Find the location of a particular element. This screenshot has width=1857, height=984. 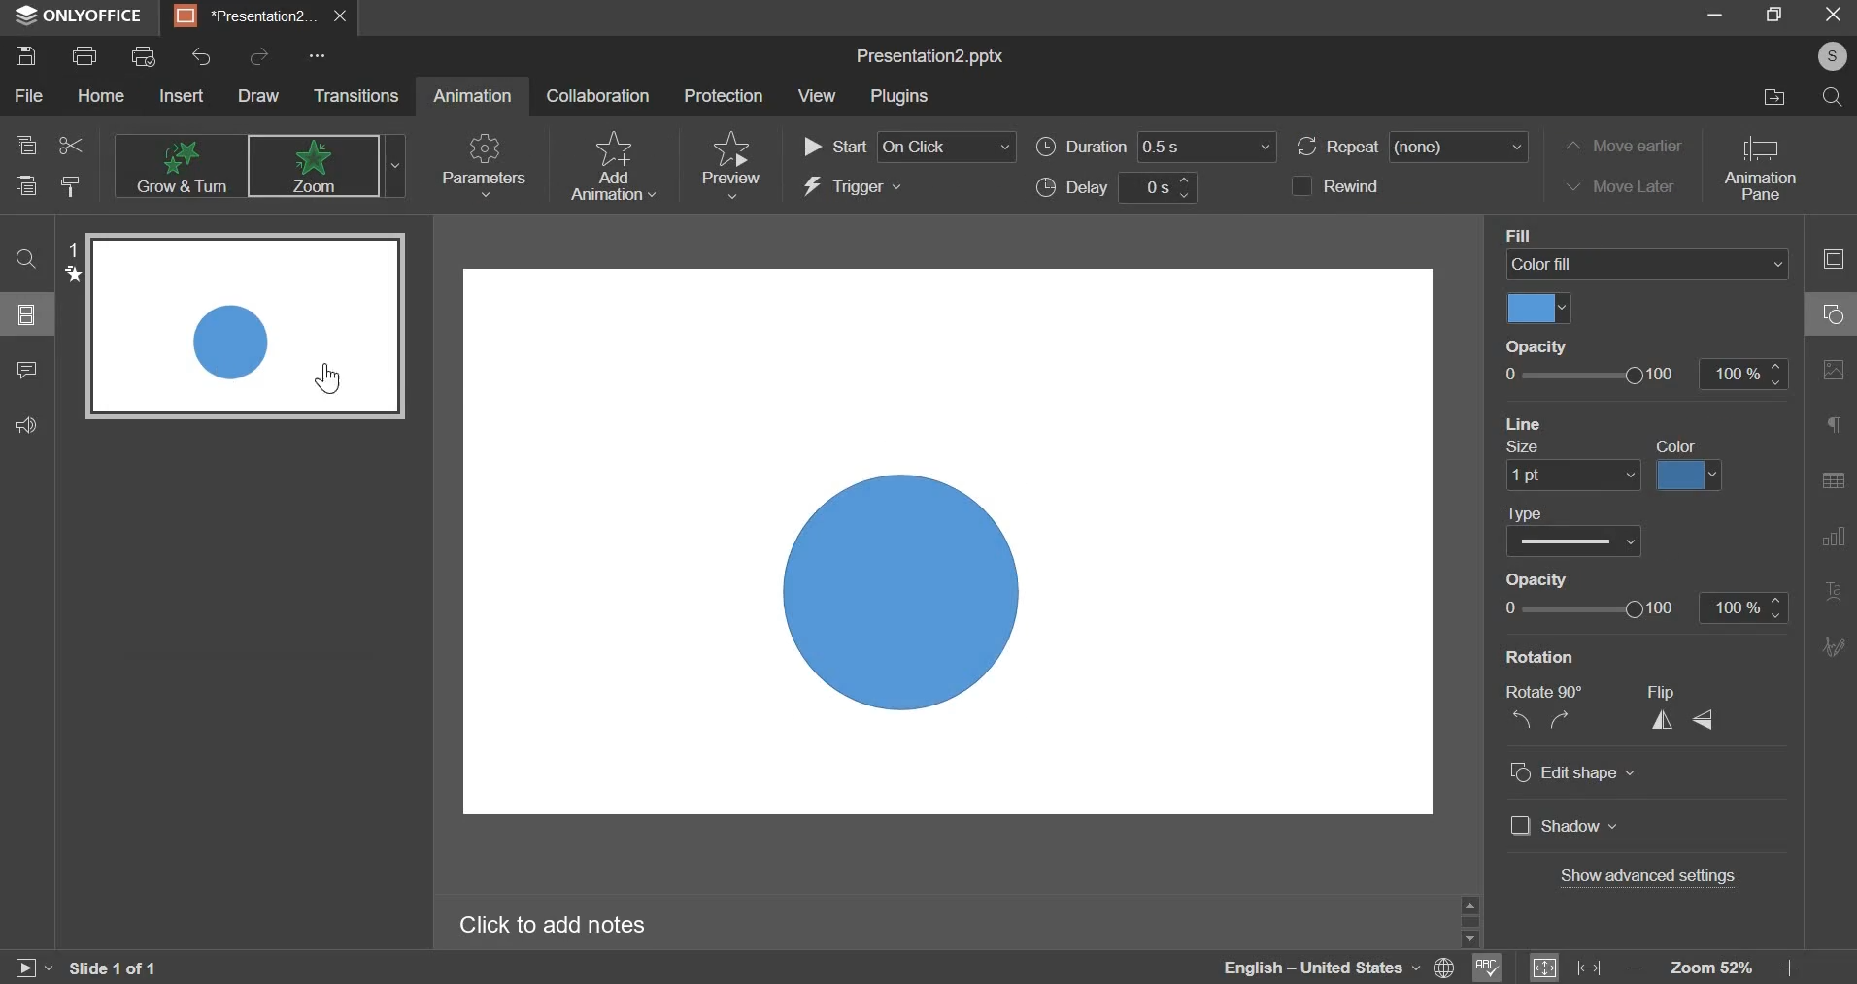

paste is located at coordinates (25, 183).